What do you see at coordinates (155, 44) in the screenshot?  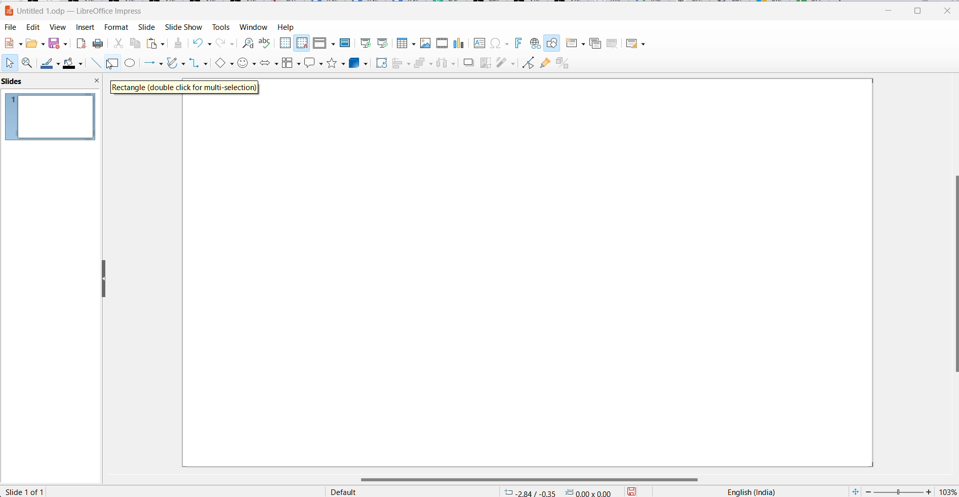 I see `paste options` at bounding box center [155, 44].